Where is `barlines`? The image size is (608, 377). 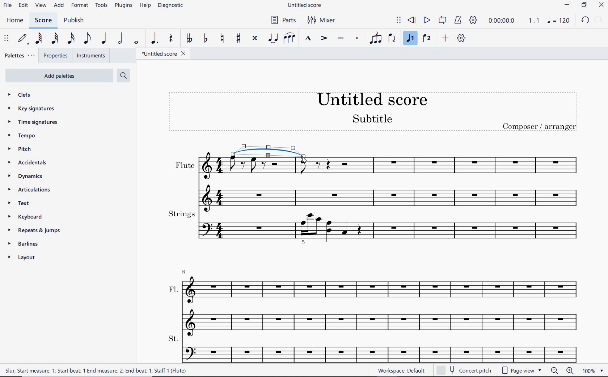 barlines is located at coordinates (27, 244).